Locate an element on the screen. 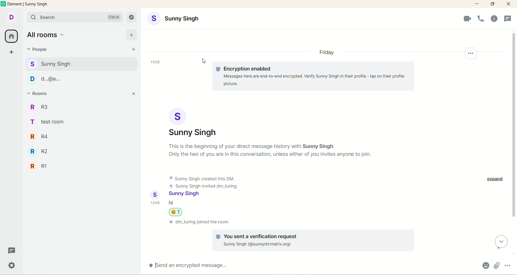  voice call is located at coordinates (481, 19).